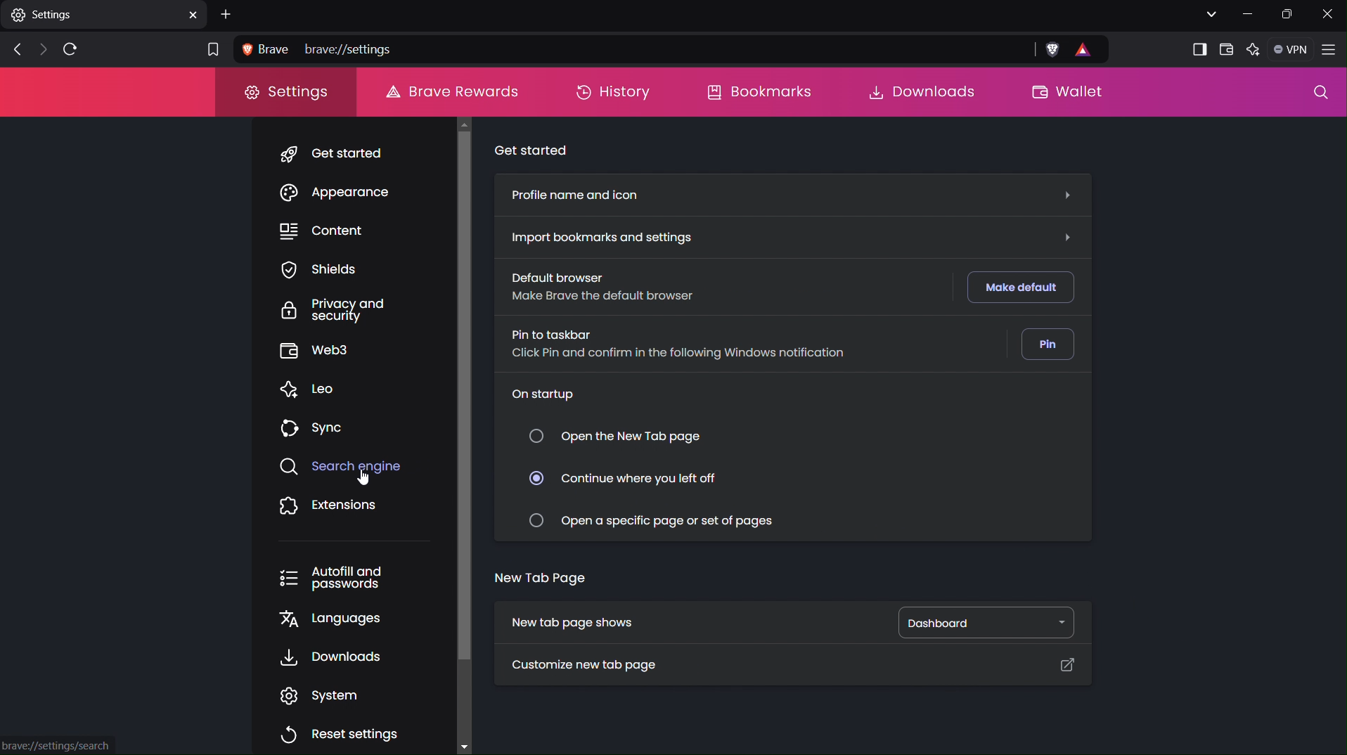  I want to click on cursor, so click(363, 475).